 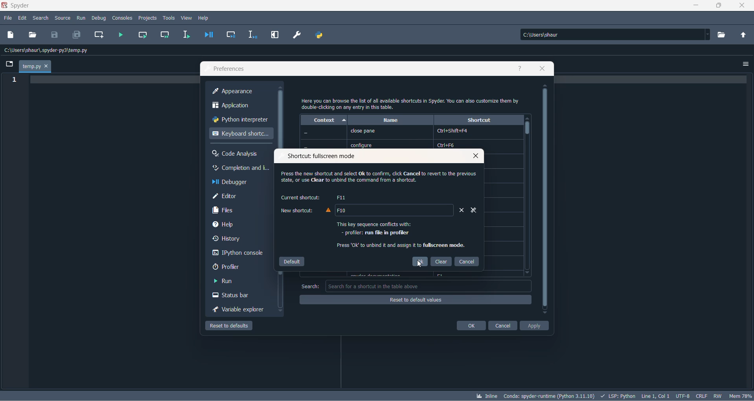 I want to click on python interpreter, so click(x=240, y=121).